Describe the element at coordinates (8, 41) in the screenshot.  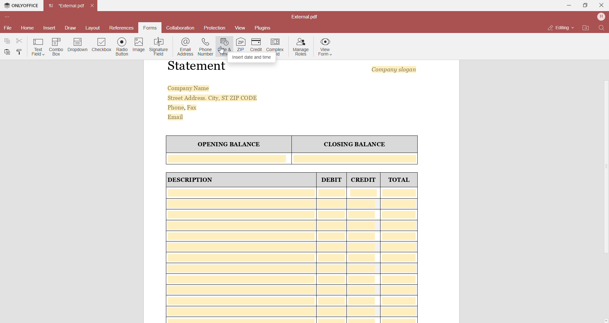
I see `Copy` at that location.